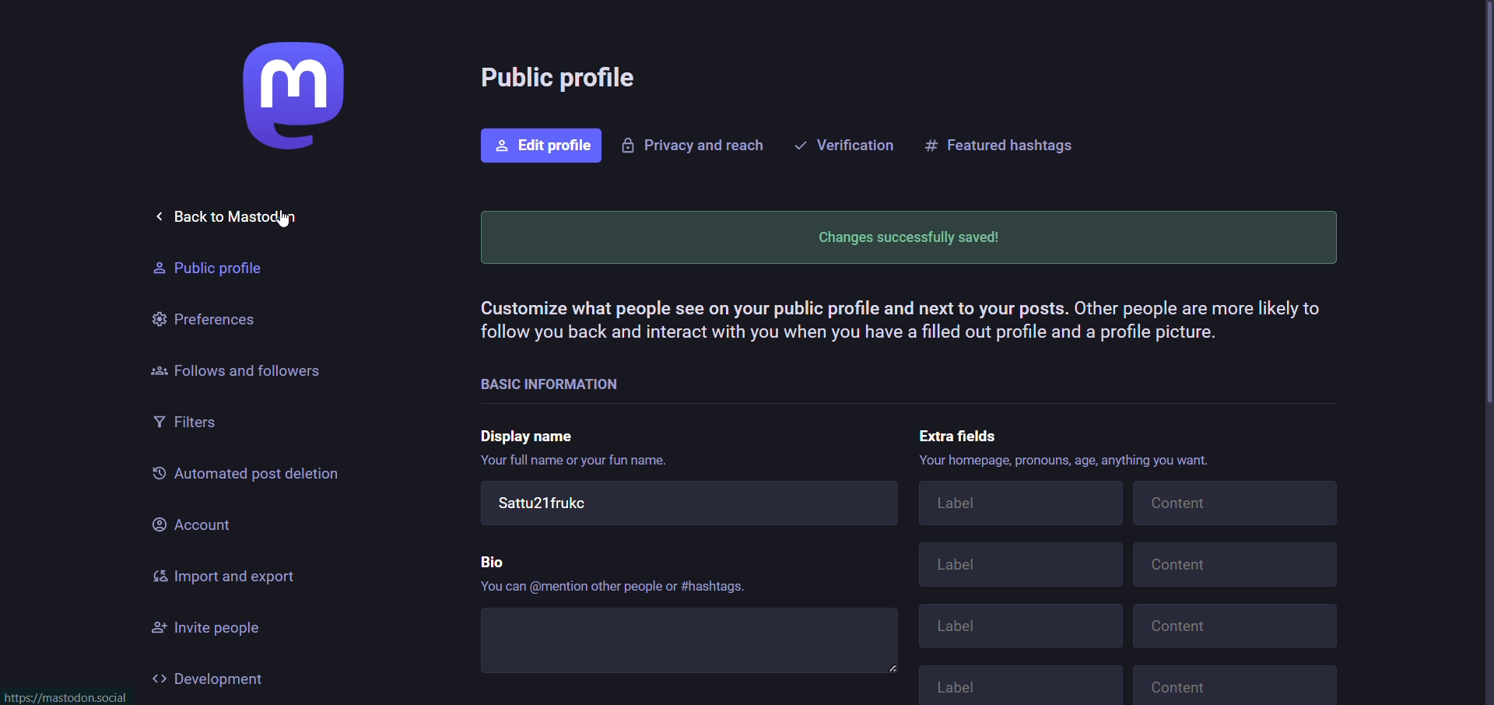 The height and width of the screenshot is (705, 1494). Describe the element at coordinates (542, 146) in the screenshot. I see `edit profile` at that location.